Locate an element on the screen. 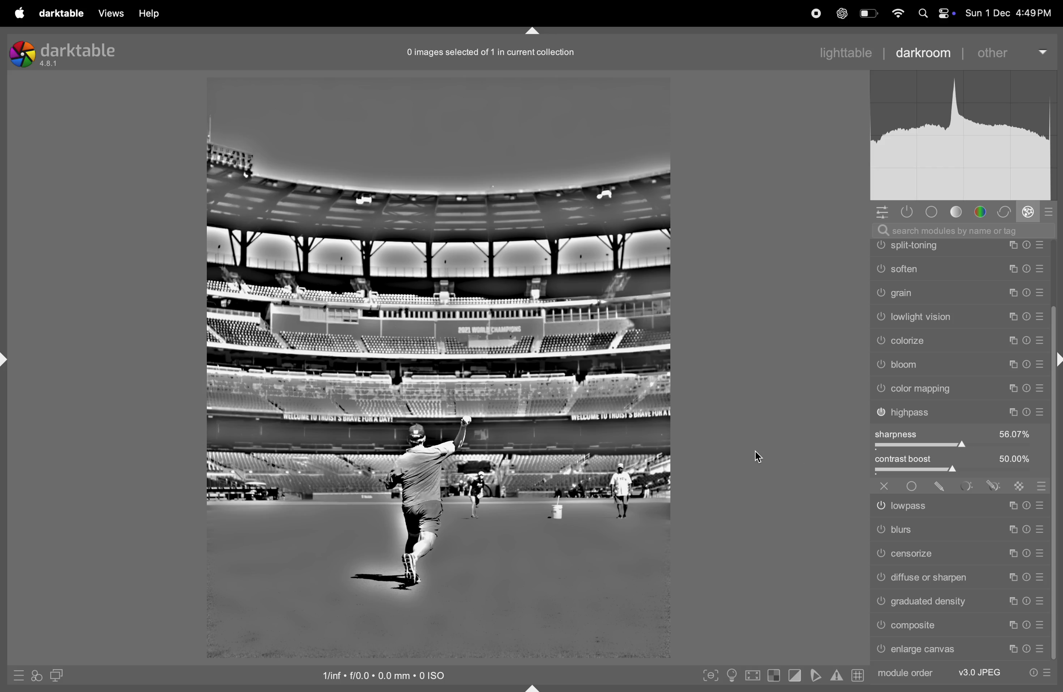 This screenshot has width=1063, height=692. record is located at coordinates (810, 13).